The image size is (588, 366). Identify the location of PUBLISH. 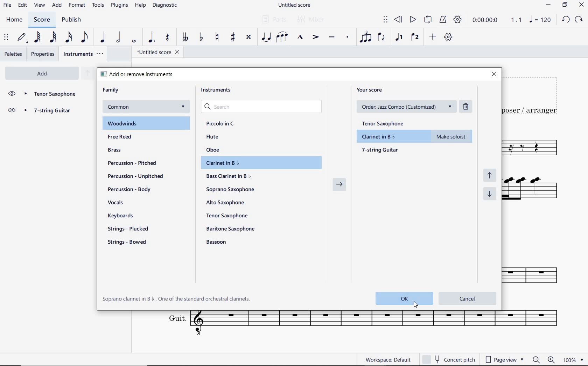
(70, 20).